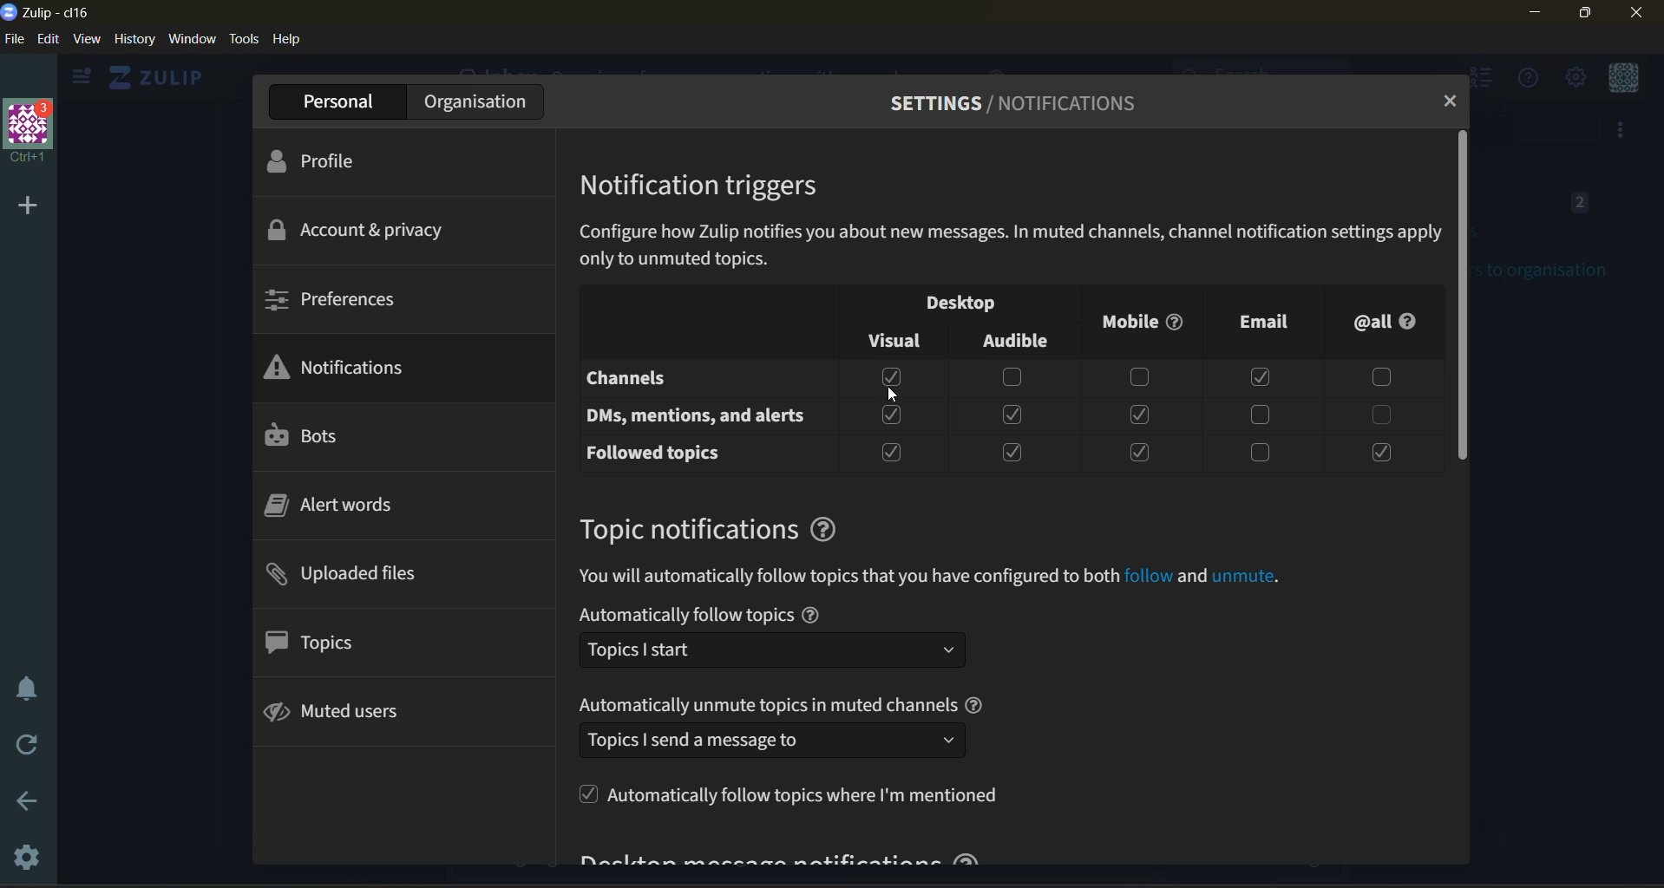 Image resolution: width=1664 pixels, height=888 pixels. Describe the element at coordinates (364, 229) in the screenshot. I see `account and privacy` at that location.